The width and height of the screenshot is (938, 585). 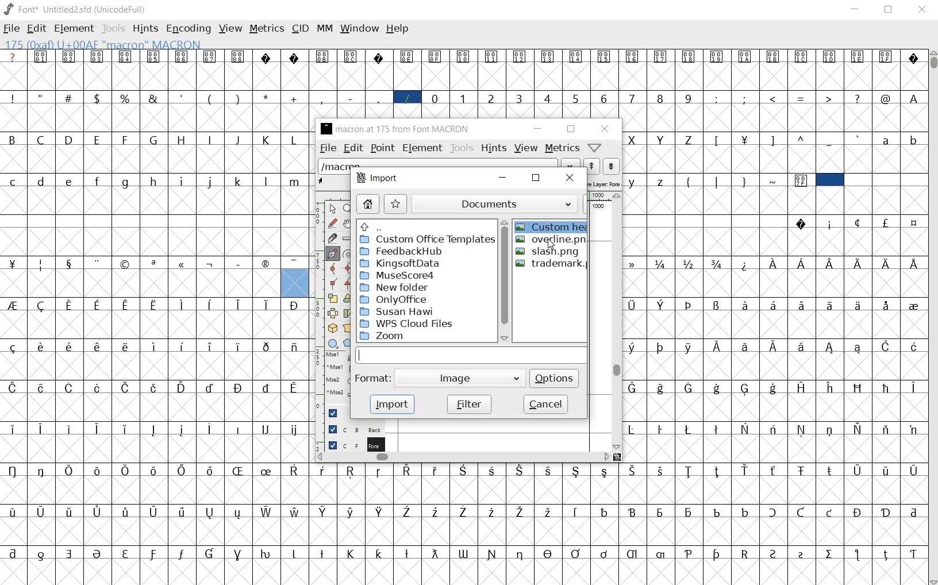 I want to click on Symbol, so click(x=632, y=429).